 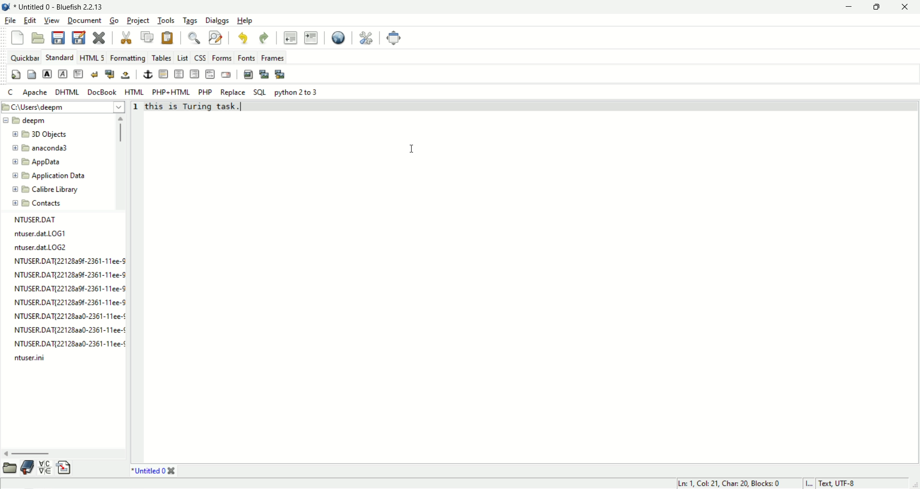 I want to click on right justify, so click(x=195, y=74).